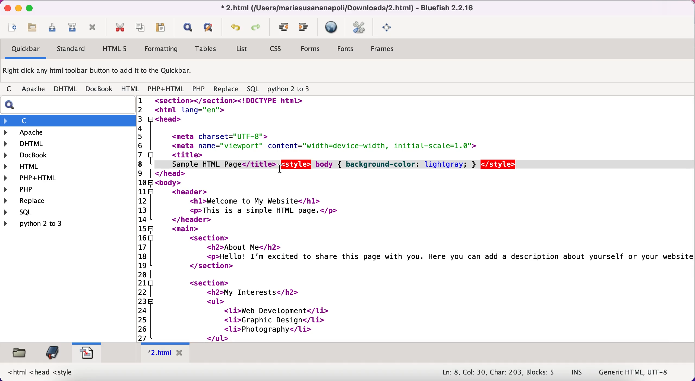 The image size is (695, 381). What do you see at coordinates (236, 29) in the screenshot?
I see `undo` at bounding box center [236, 29].